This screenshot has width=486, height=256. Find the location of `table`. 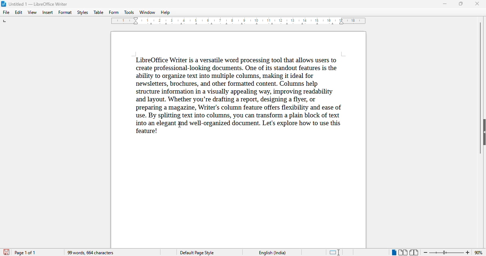

table is located at coordinates (99, 12).